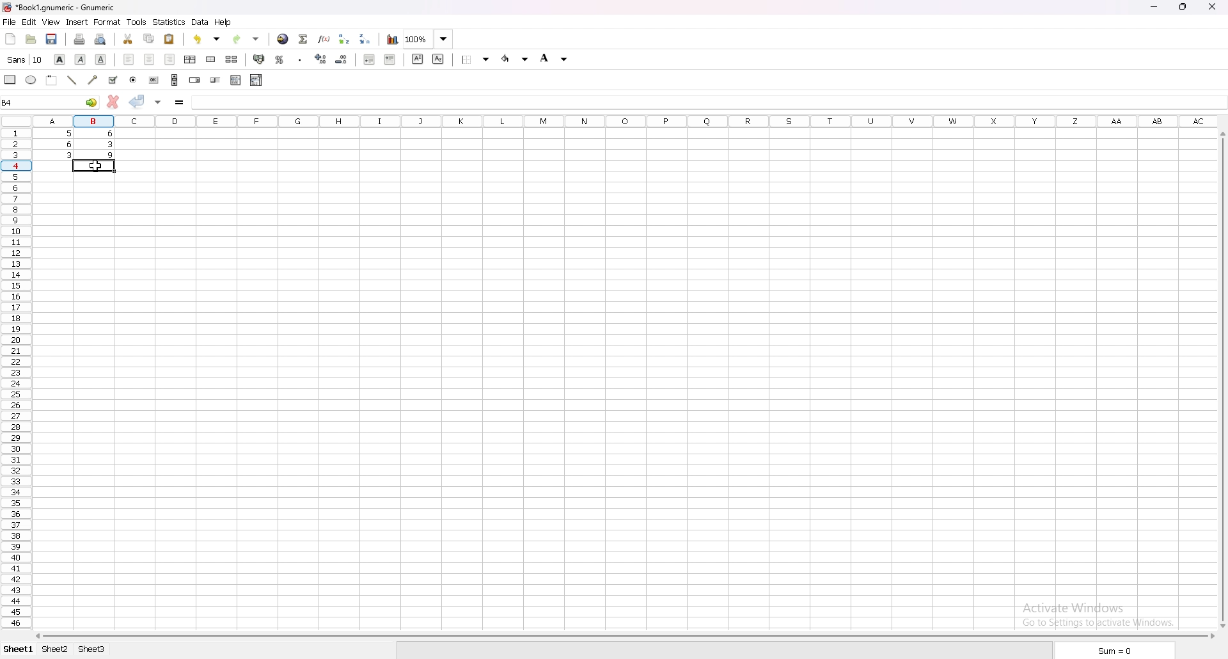  What do you see at coordinates (283, 39) in the screenshot?
I see `hyperlink` at bounding box center [283, 39].